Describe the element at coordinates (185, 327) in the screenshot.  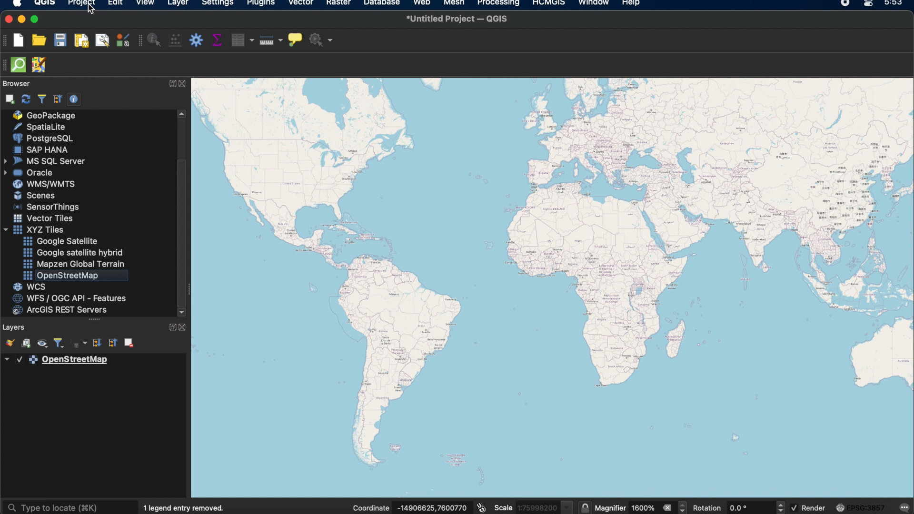
I see `close` at that location.